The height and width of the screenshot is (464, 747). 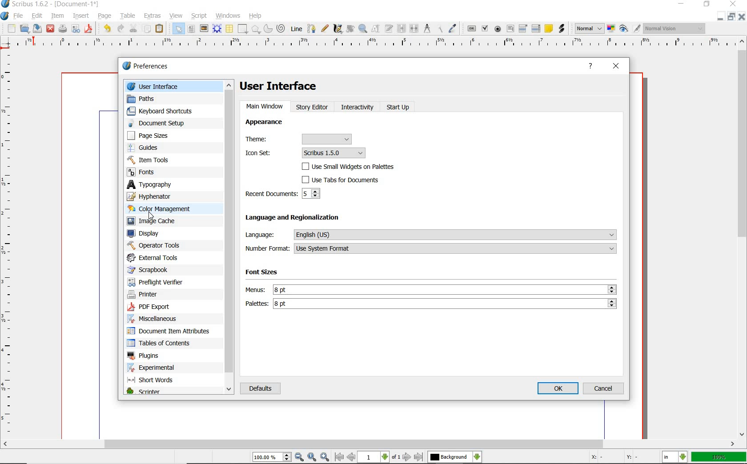 What do you see at coordinates (441, 28) in the screenshot?
I see `copy item properties` at bounding box center [441, 28].